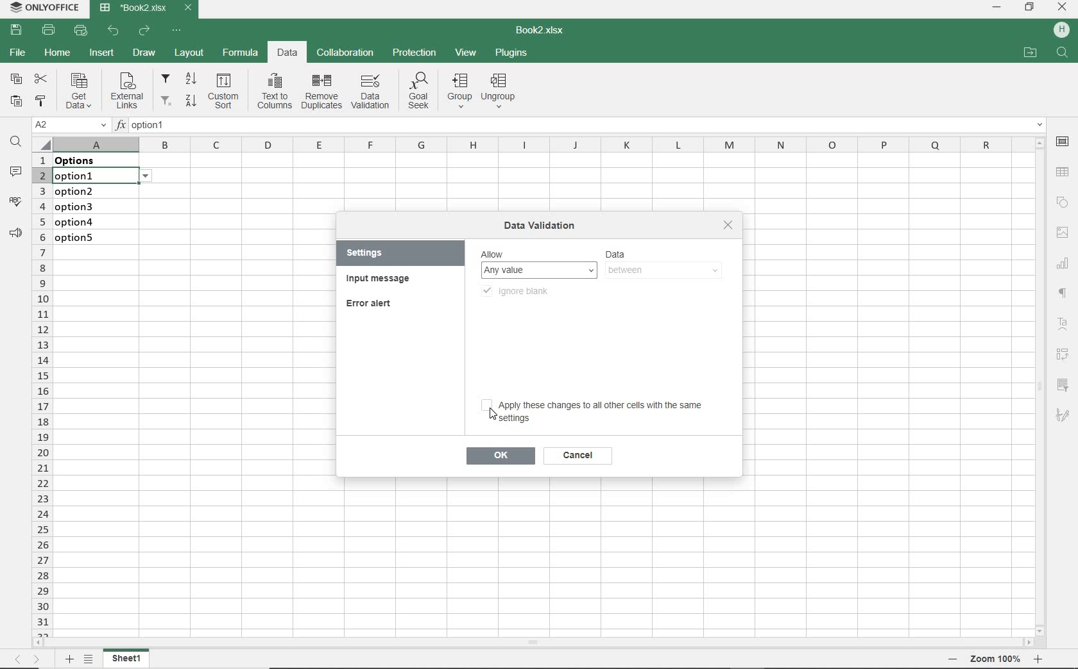 The width and height of the screenshot is (1078, 669). I want to click on Allow, so click(537, 253).